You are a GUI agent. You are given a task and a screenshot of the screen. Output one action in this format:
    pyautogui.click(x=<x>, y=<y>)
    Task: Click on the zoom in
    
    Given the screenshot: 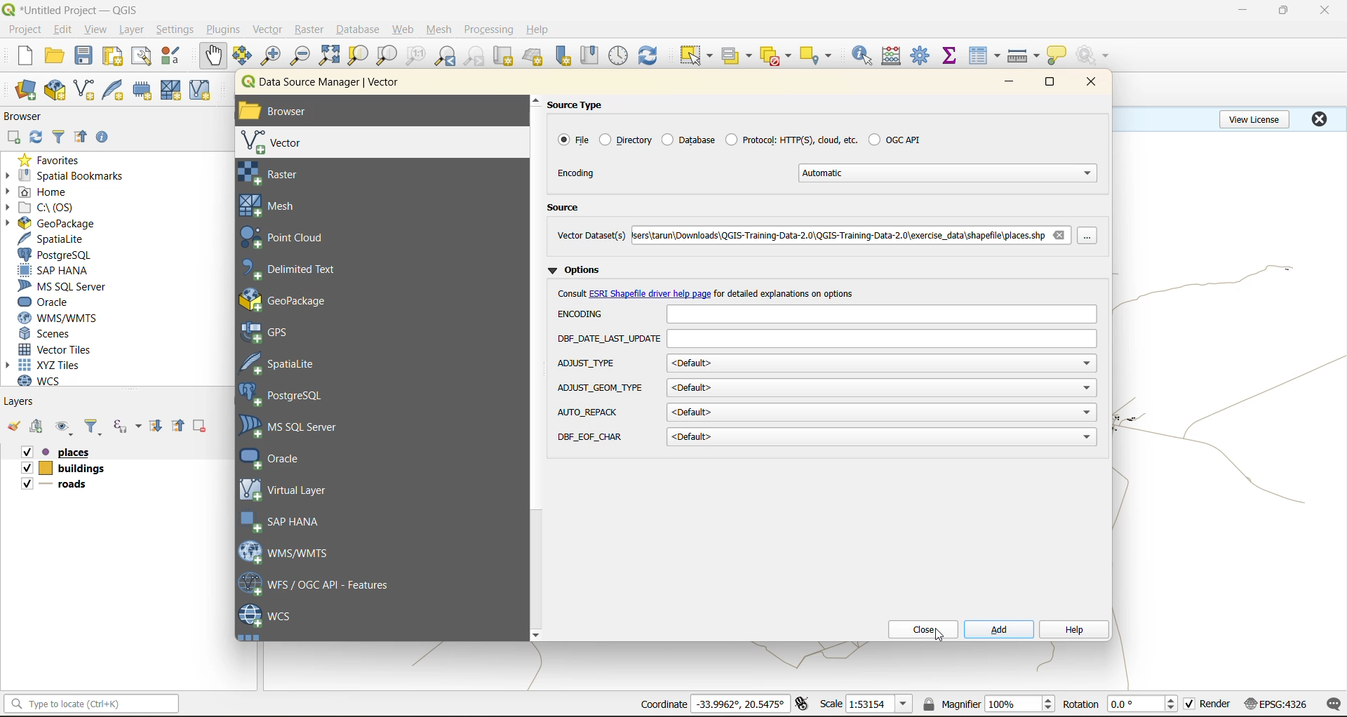 What is the action you would take?
    pyautogui.click(x=274, y=56)
    